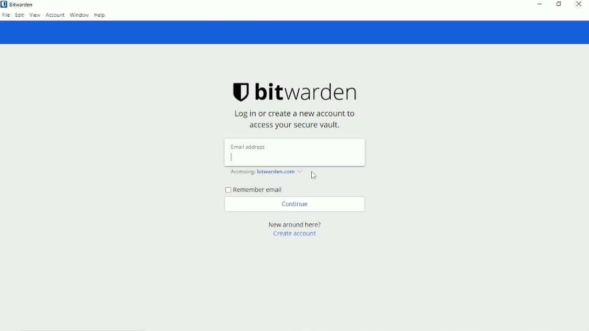 The height and width of the screenshot is (331, 589). What do you see at coordinates (317, 176) in the screenshot?
I see `cursor` at bounding box center [317, 176].